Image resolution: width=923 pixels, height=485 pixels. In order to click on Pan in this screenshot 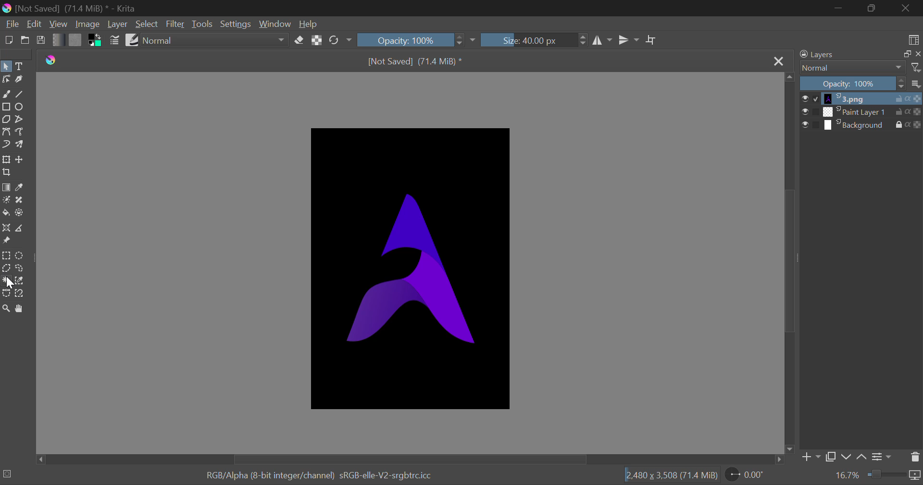, I will do `click(22, 308)`.